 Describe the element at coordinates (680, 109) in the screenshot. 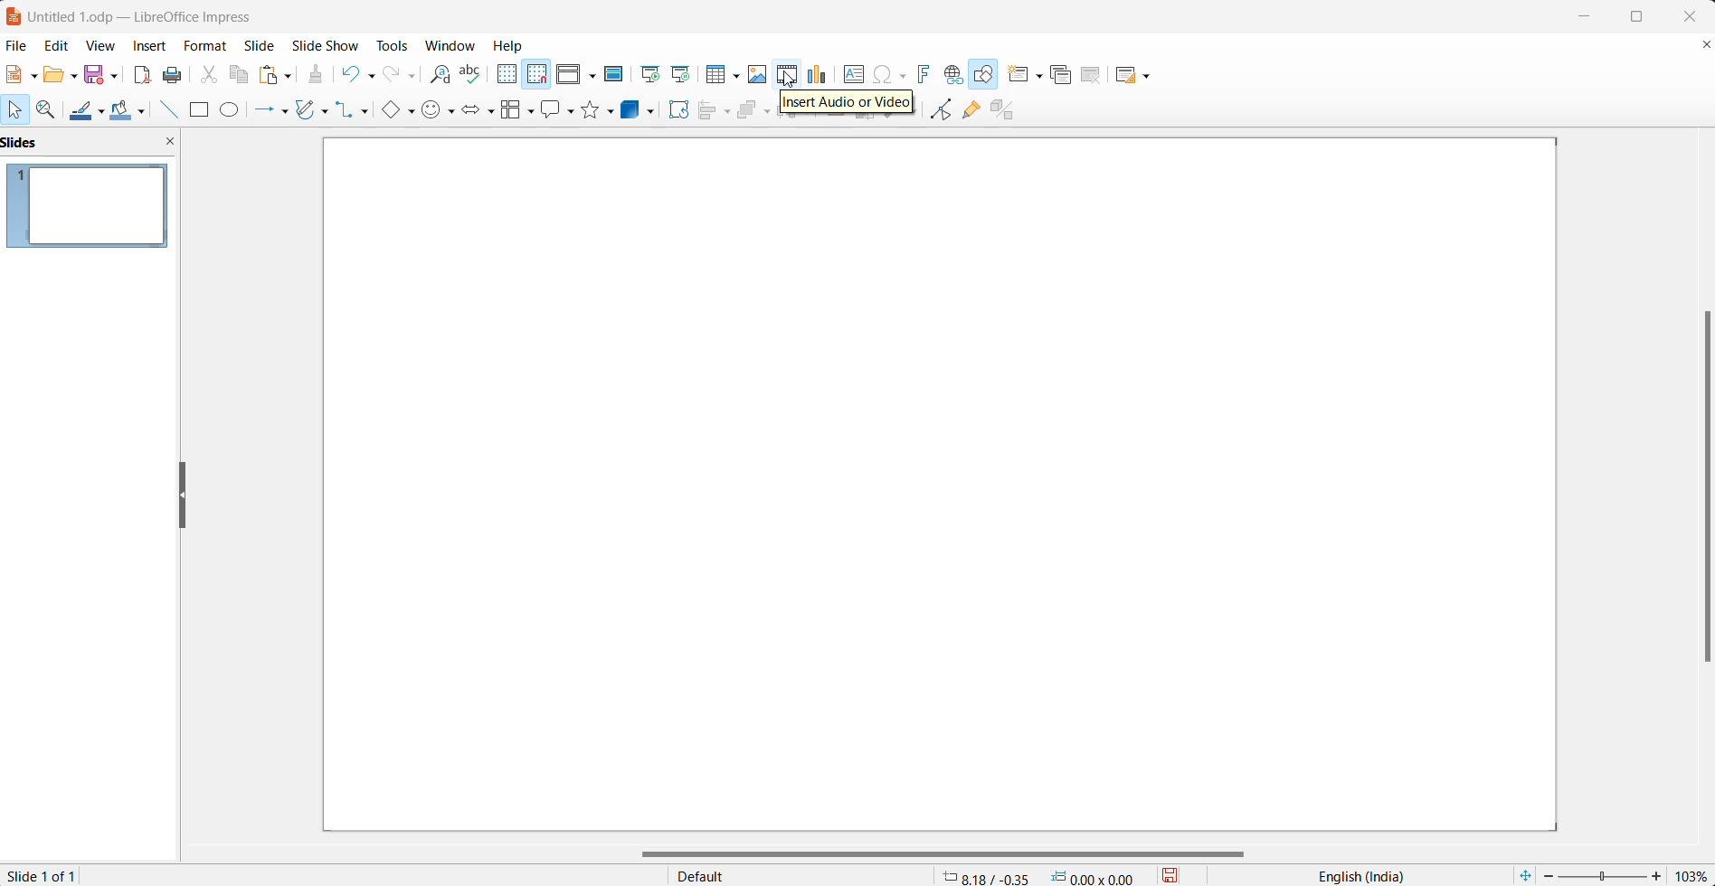

I see `rotate` at that location.